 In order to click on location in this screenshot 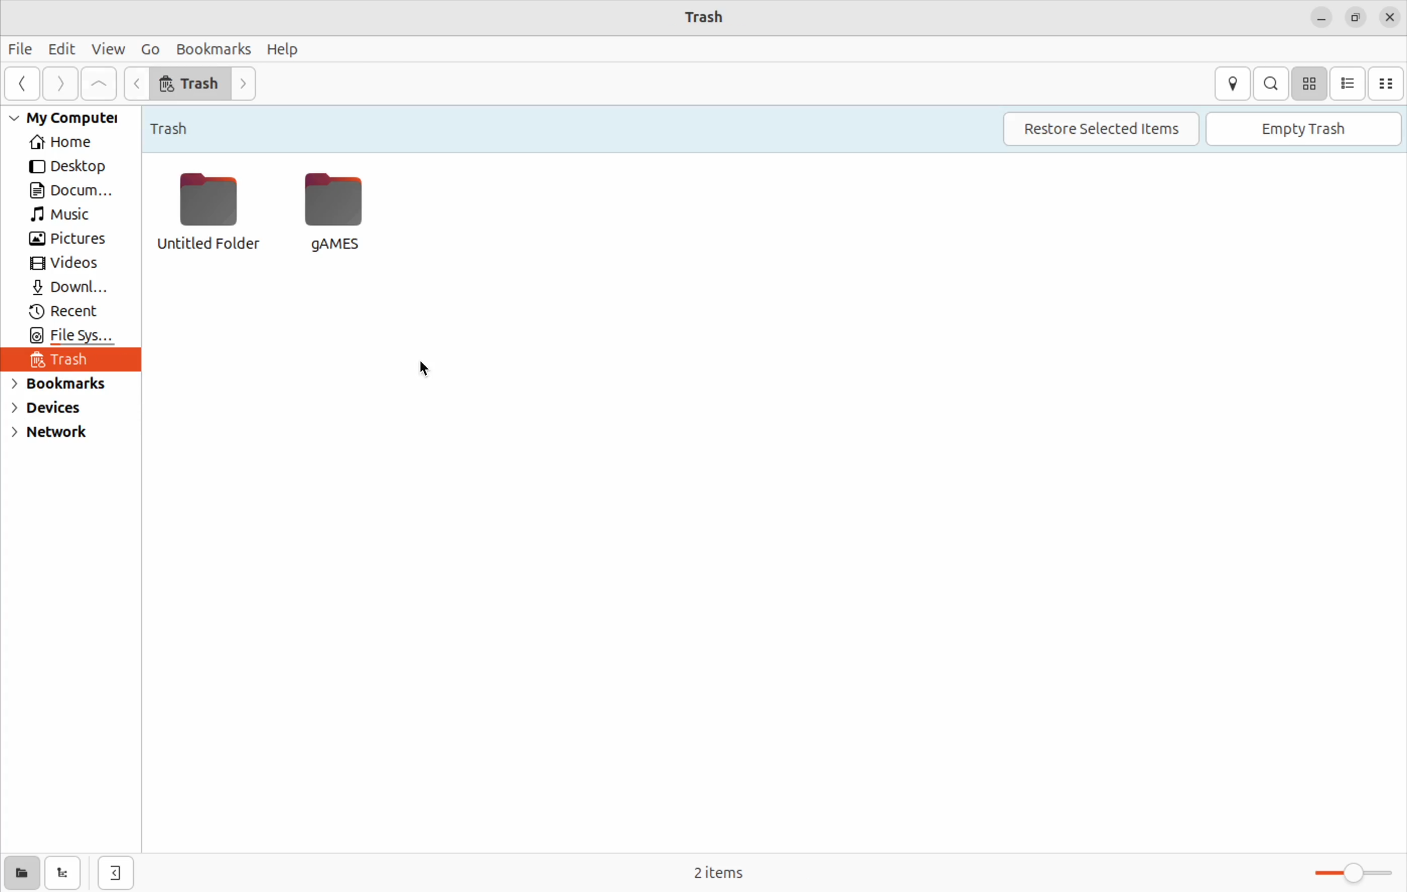, I will do `click(1234, 84)`.